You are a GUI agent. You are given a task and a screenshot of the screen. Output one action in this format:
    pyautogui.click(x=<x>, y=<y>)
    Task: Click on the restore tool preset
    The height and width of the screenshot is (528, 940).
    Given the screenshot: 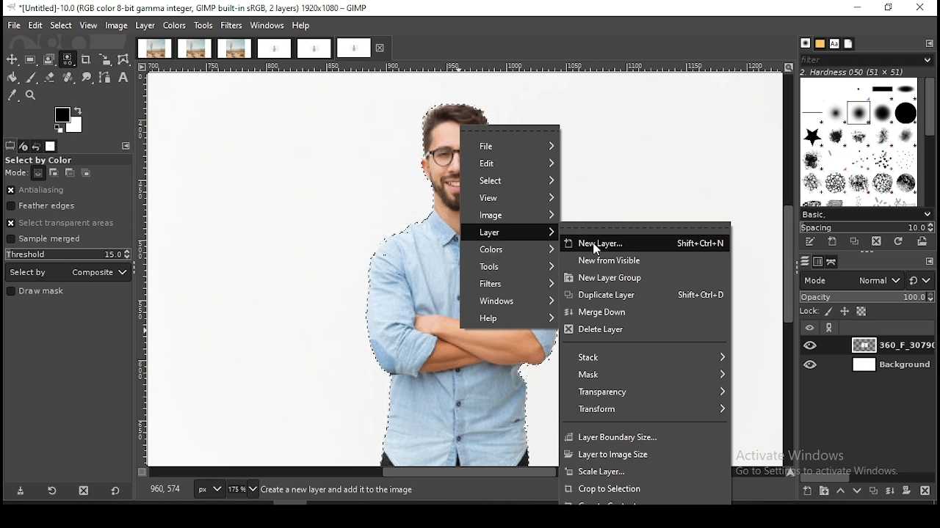 What is the action you would take?
    pyautogui.click(x=54, y=490)
    